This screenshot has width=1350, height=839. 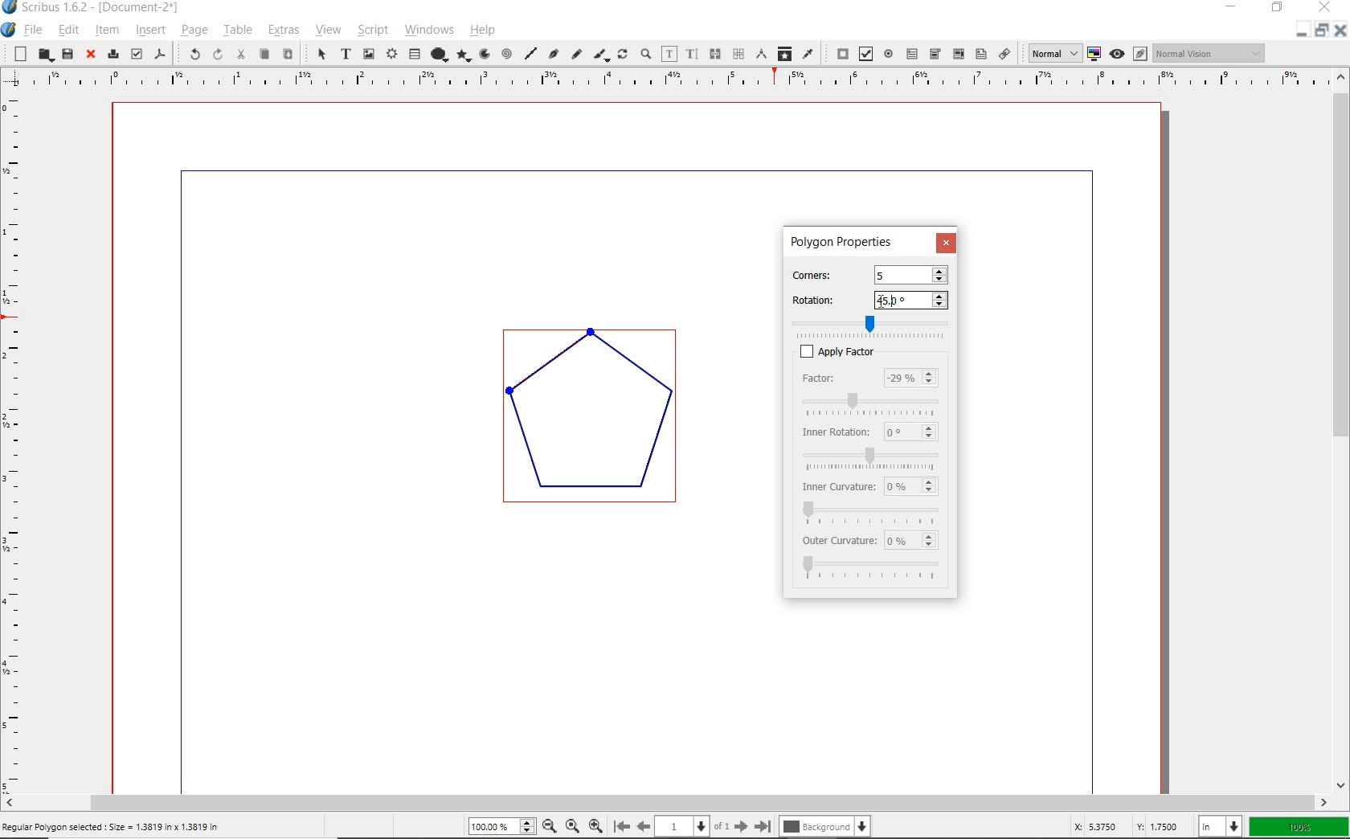 I want to click on Zoom In, so click(x=597, y=825).